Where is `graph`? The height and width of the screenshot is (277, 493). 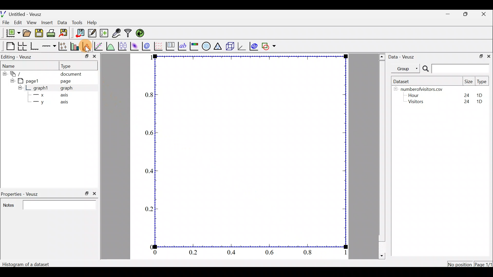
graph is located at coordinates (68, 89).